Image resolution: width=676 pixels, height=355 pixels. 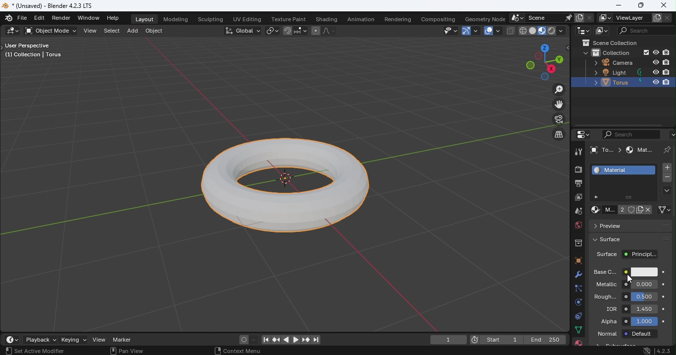 I want to click on Blender logo, so click(x=8, y=18).